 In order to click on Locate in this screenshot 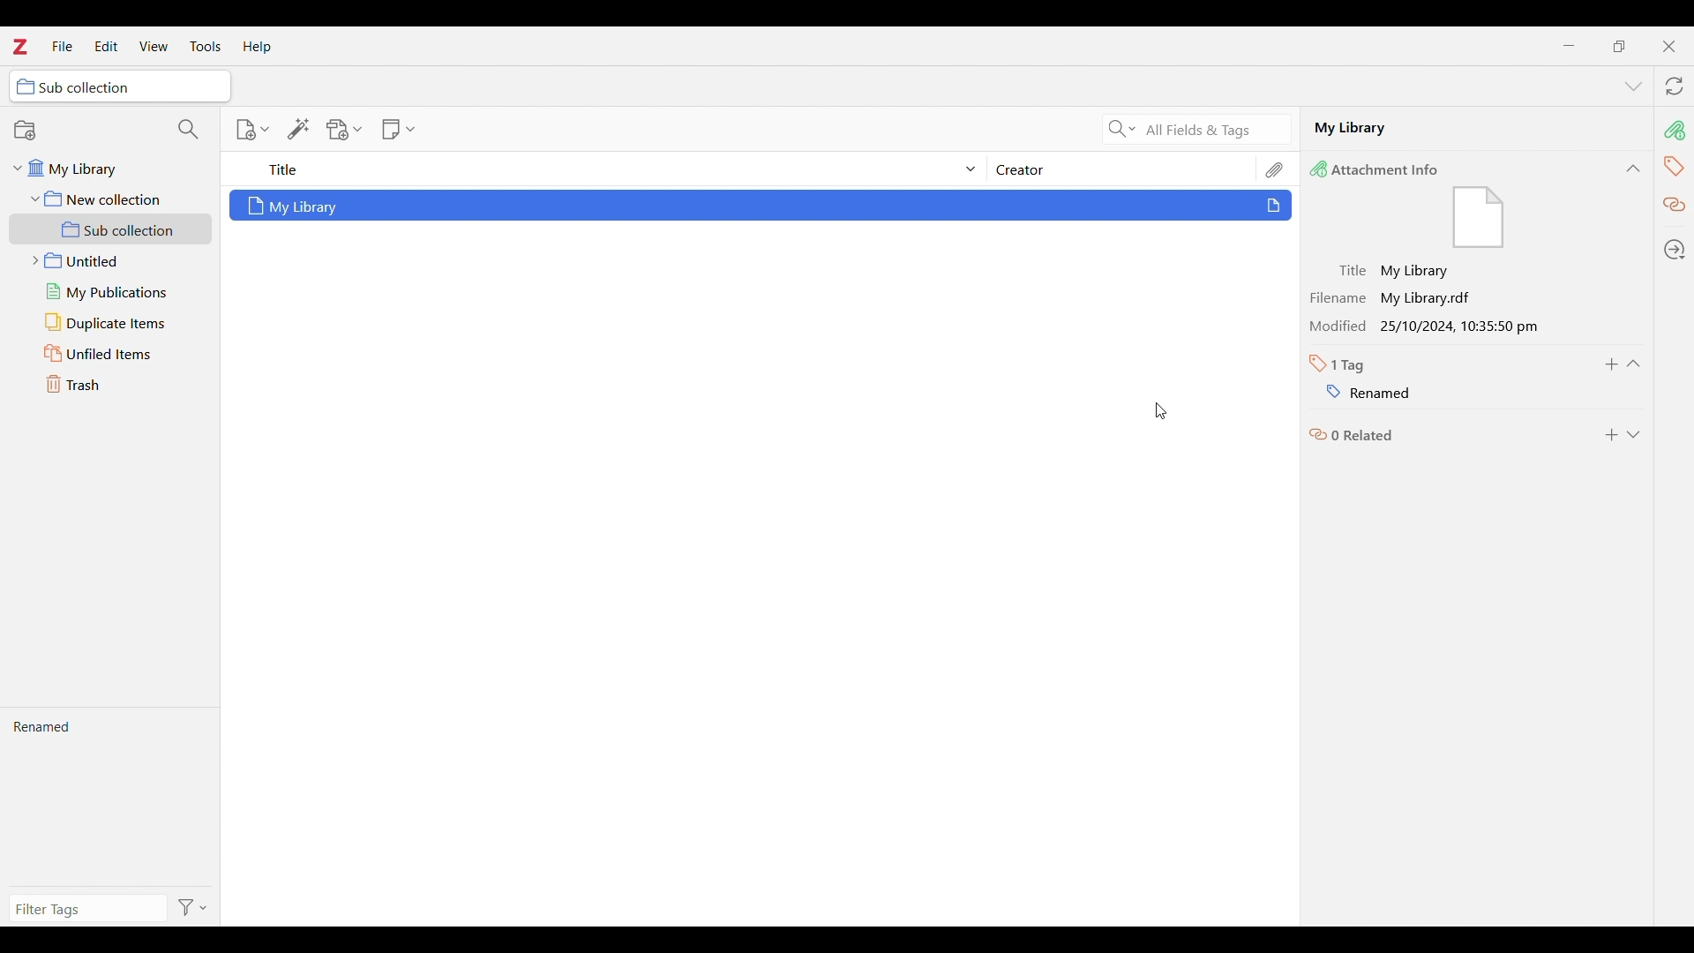, I will do `click(1675, 250)`.